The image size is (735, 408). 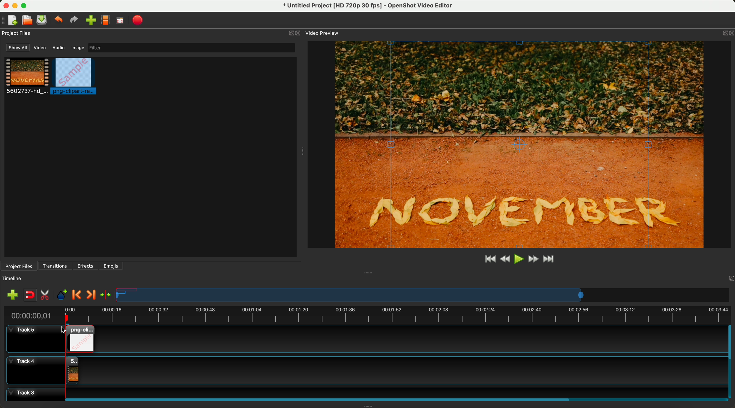 What do you see at coordinates (41, 49) in the screenshot?
I see `video` at bounding box center [41, 49].